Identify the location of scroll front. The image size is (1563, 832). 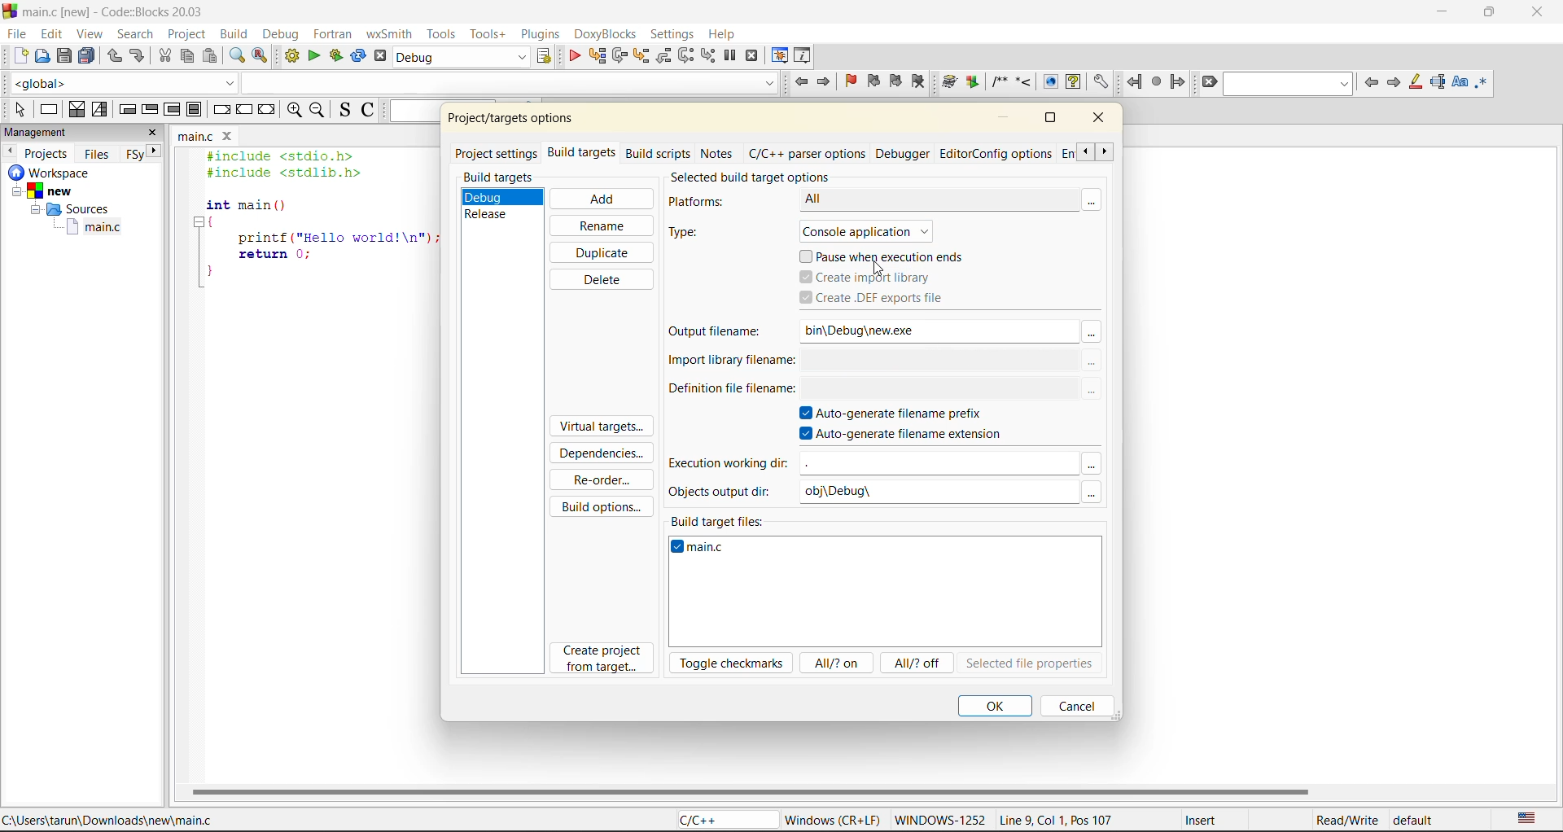
(1105, 154).